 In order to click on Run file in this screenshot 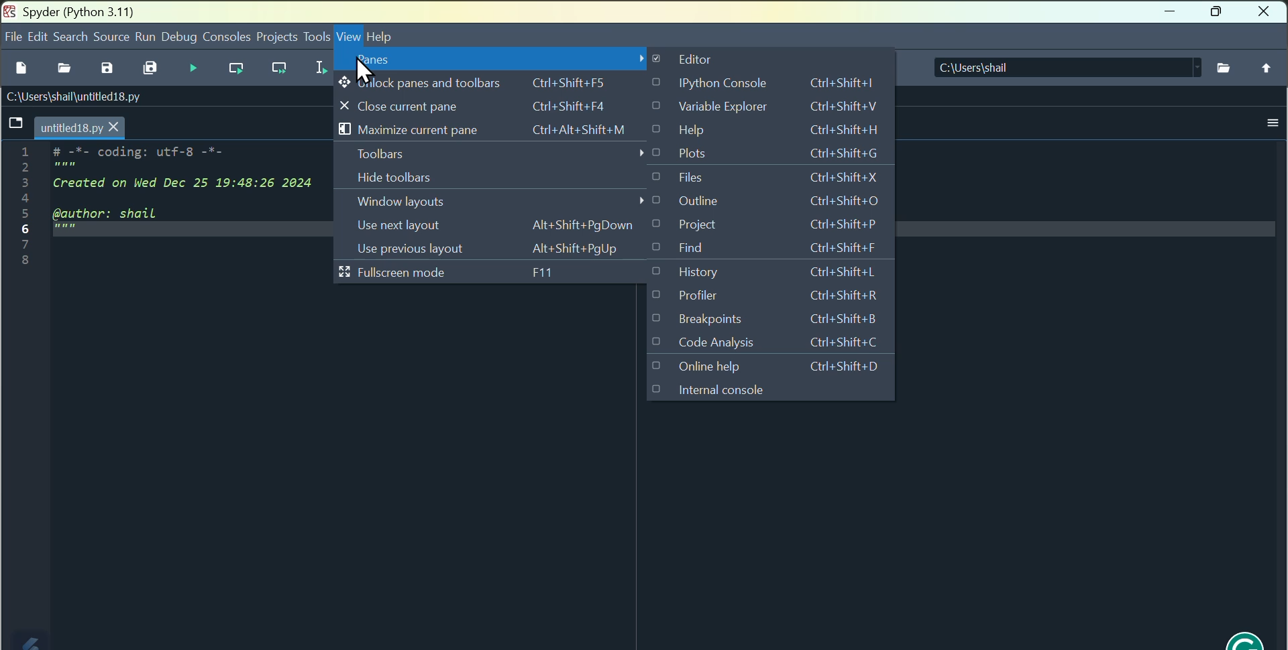, I will do `click(195, 67)`.